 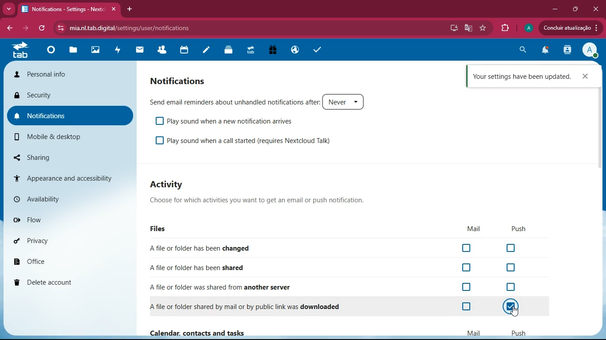 What do you see at coordinates (521, 51) in the screenshot?
I see `search` at bounding box center [521, 51].